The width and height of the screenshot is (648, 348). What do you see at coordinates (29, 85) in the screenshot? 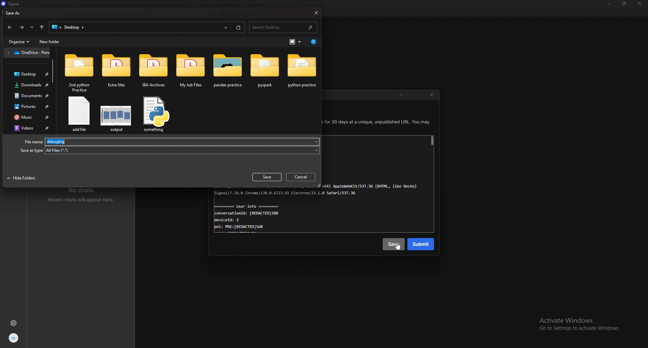
I see `downloads` at bounding box center [29, 85].